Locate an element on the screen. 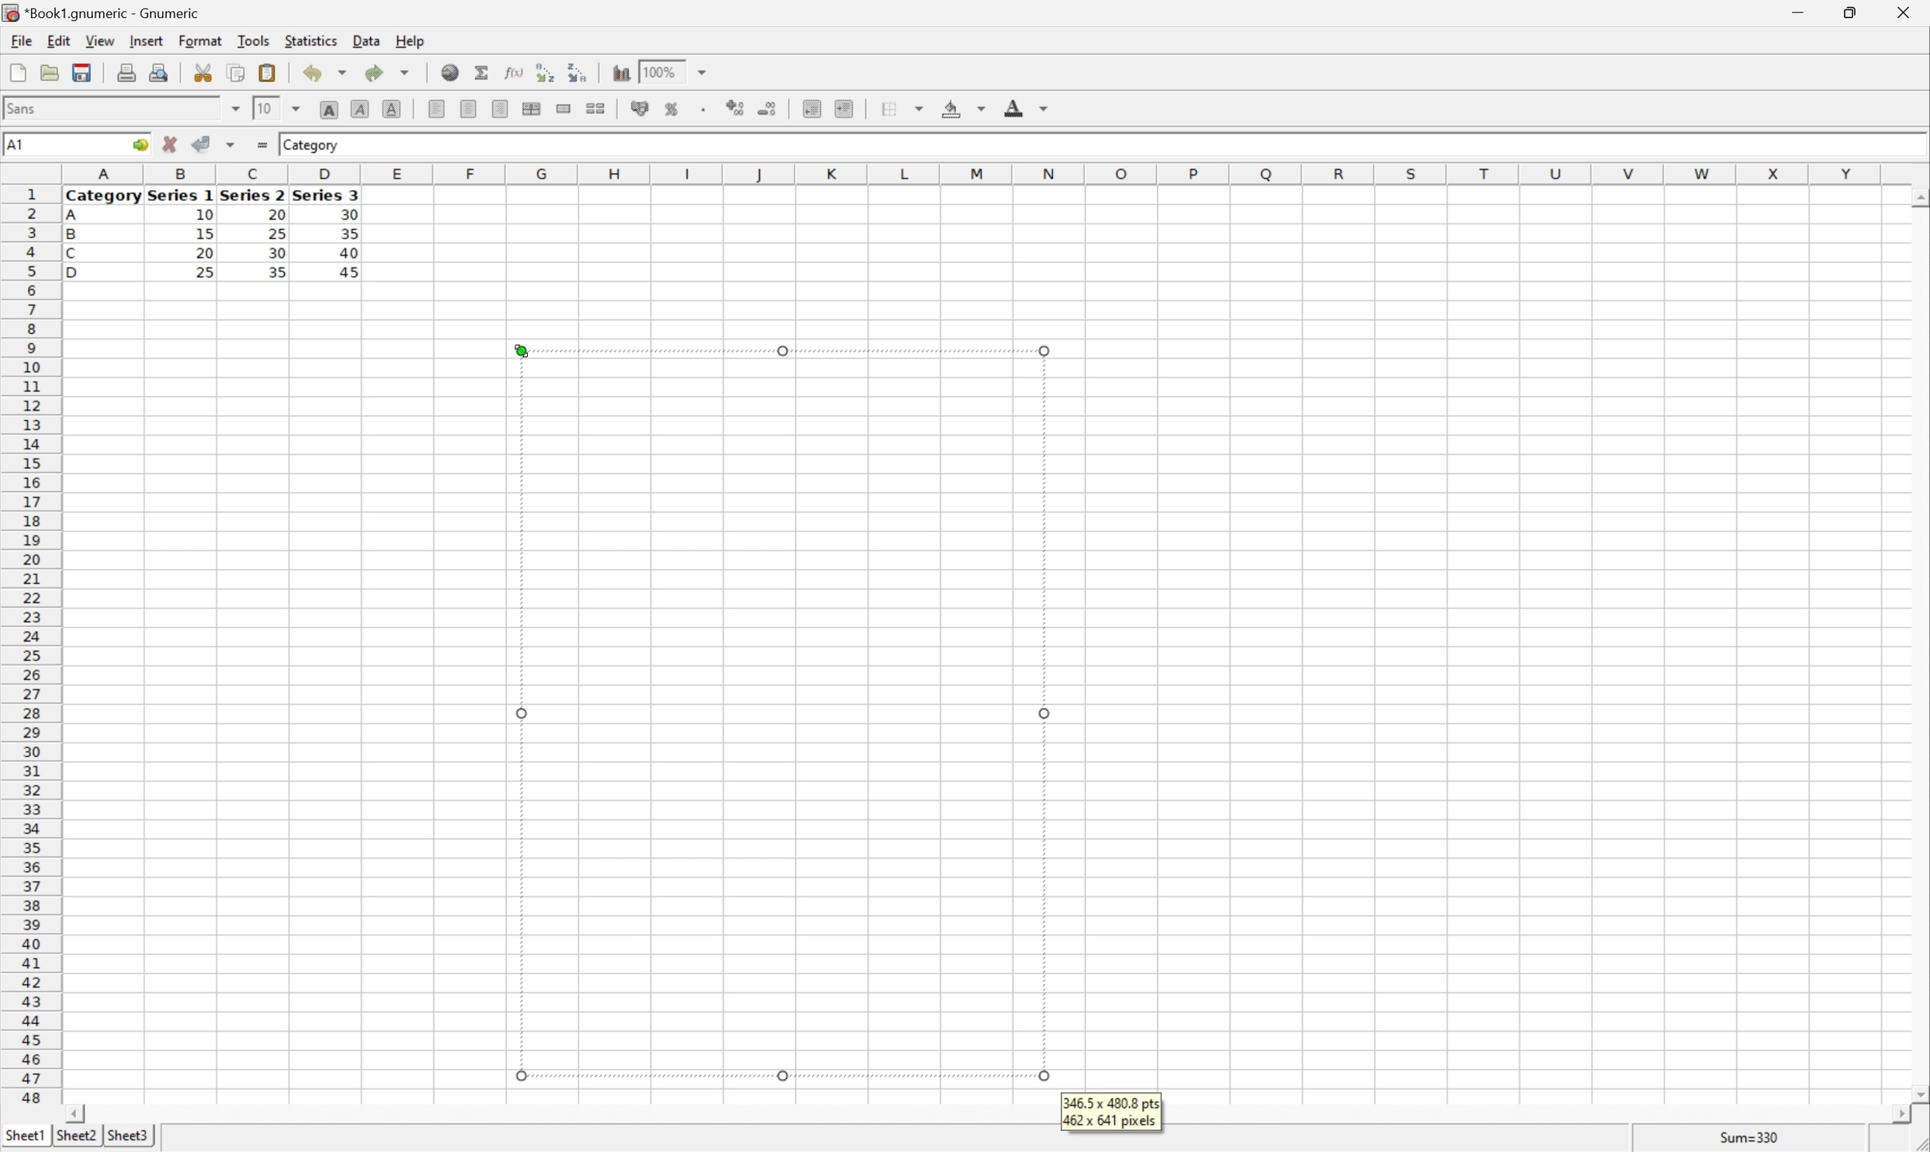 Image resolution: width=1930 pixels, height=1152 pixels. Sheet3 is located at coordinates (130, 1136).